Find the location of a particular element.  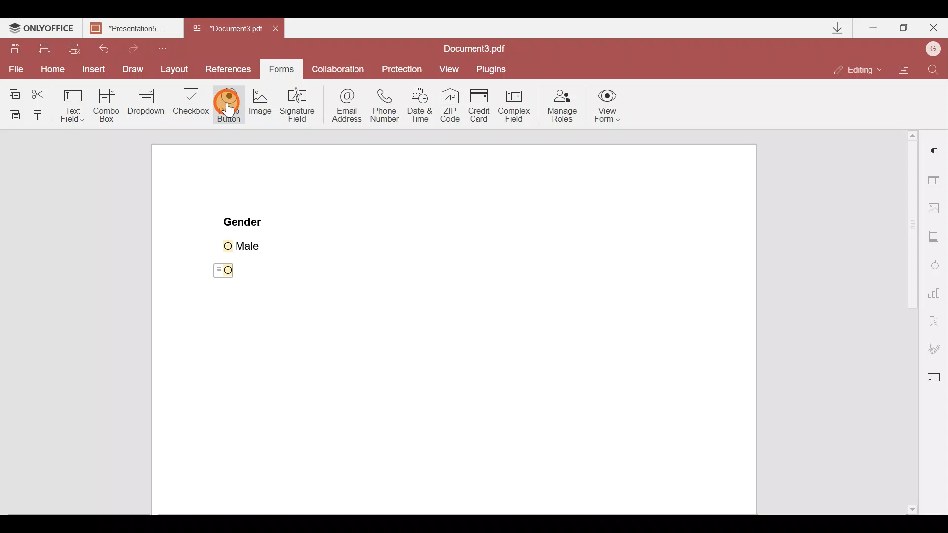

Cursor is located at coordinates (224, 270).